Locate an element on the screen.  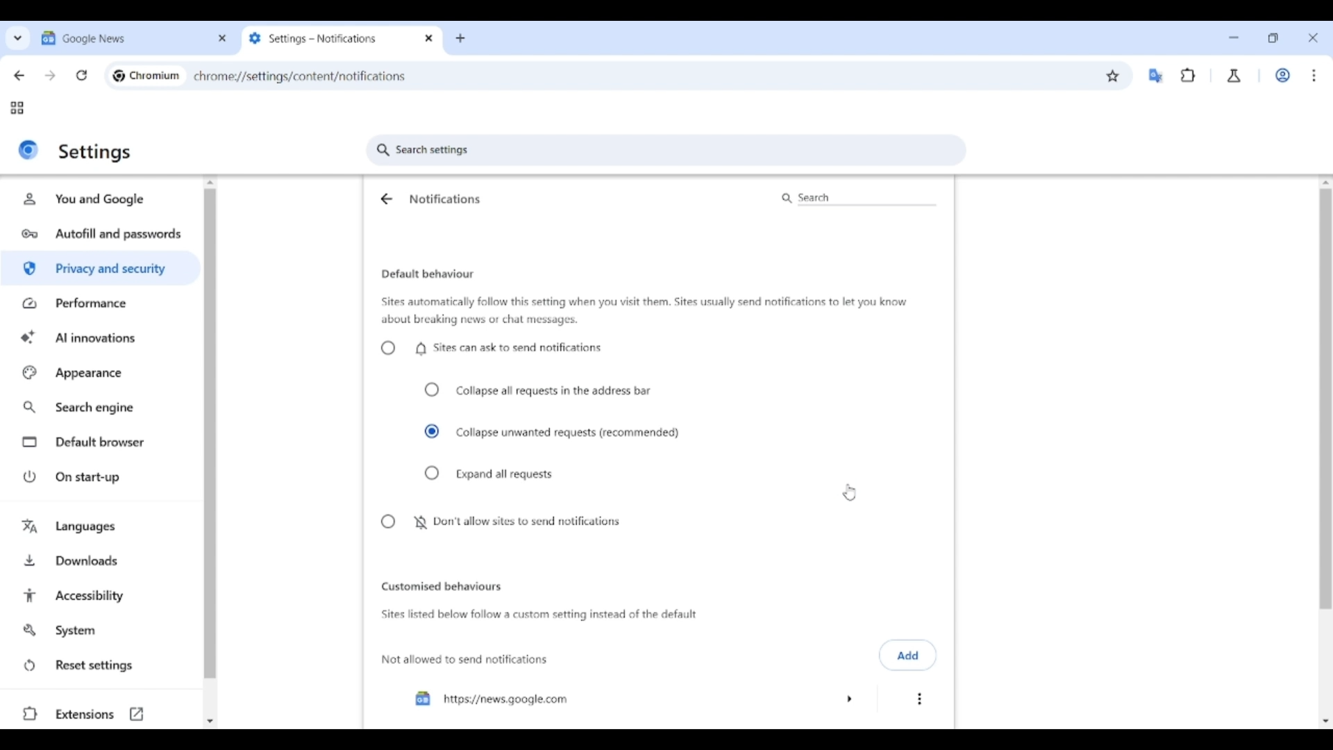
Quick slide to top is located at coordinates (210, 183).